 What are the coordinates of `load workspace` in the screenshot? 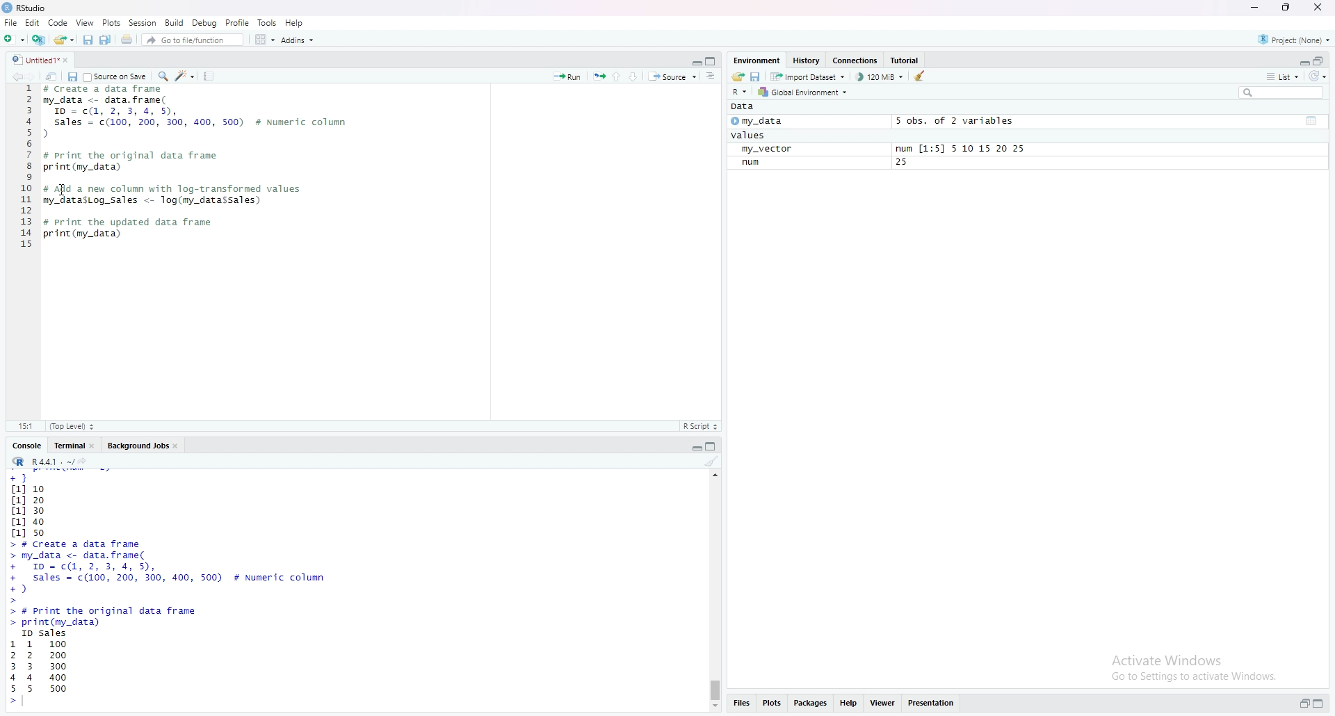 It's located at (736, 76).